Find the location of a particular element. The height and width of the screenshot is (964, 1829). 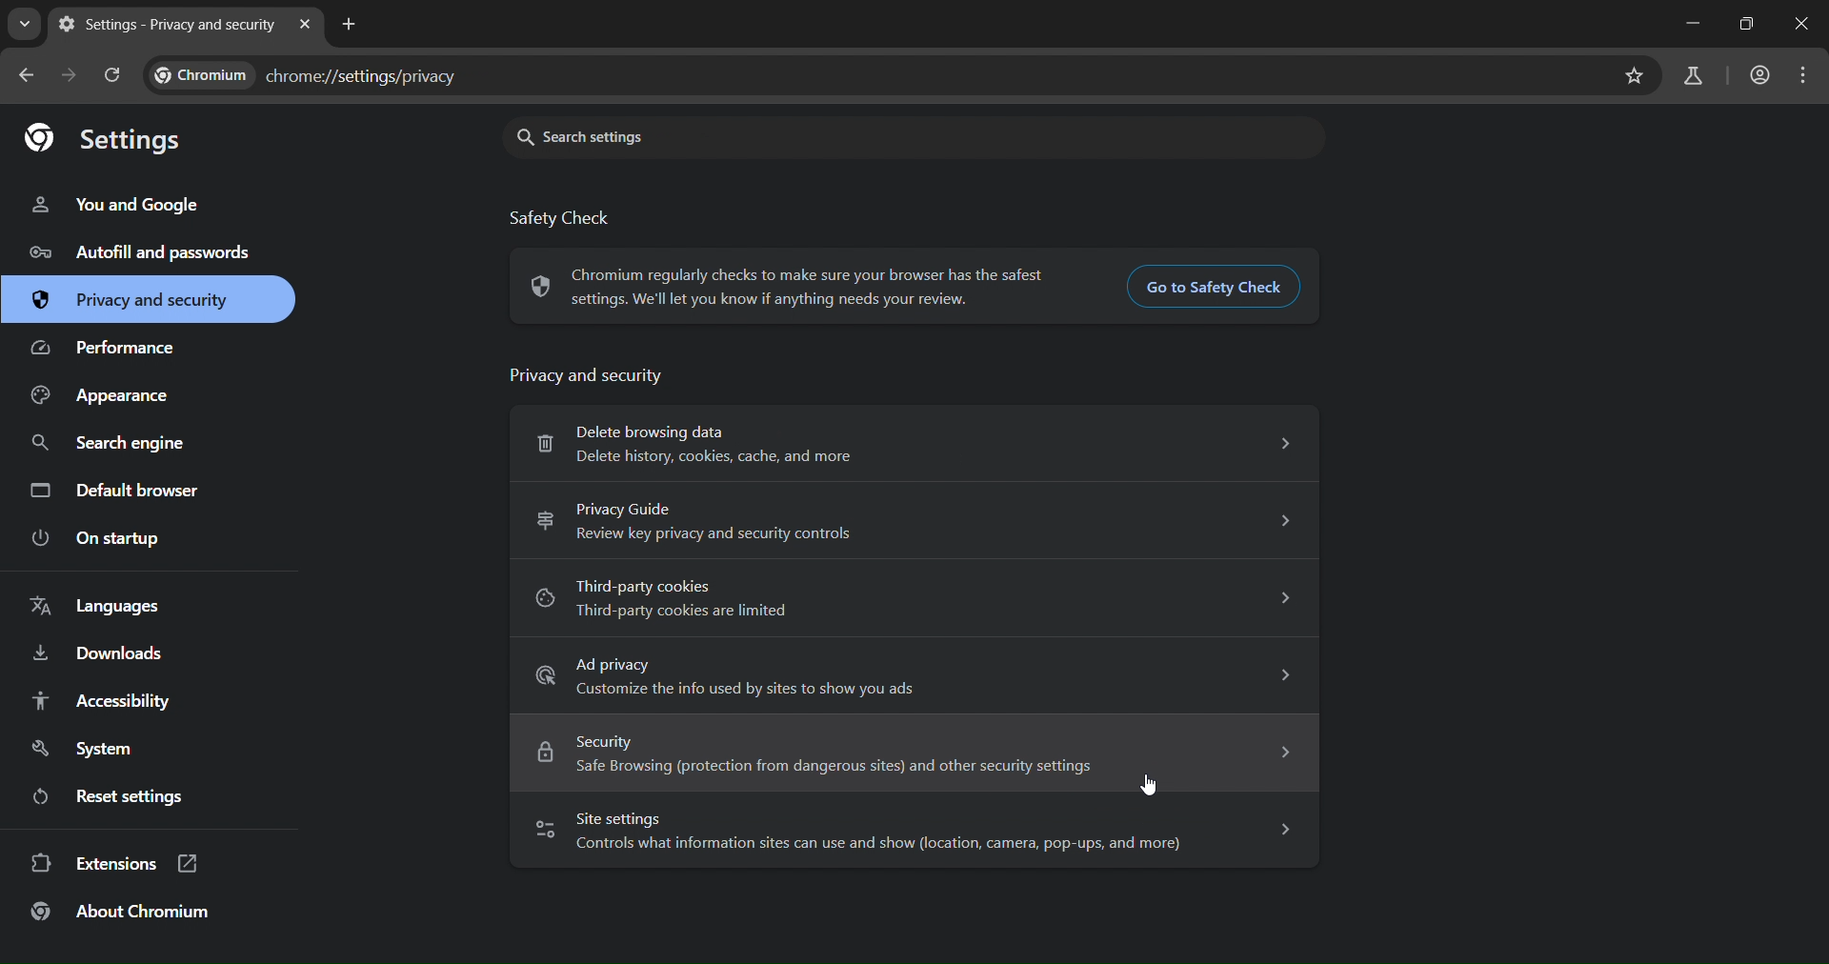

cursor is located at coordinates (1151, 785).